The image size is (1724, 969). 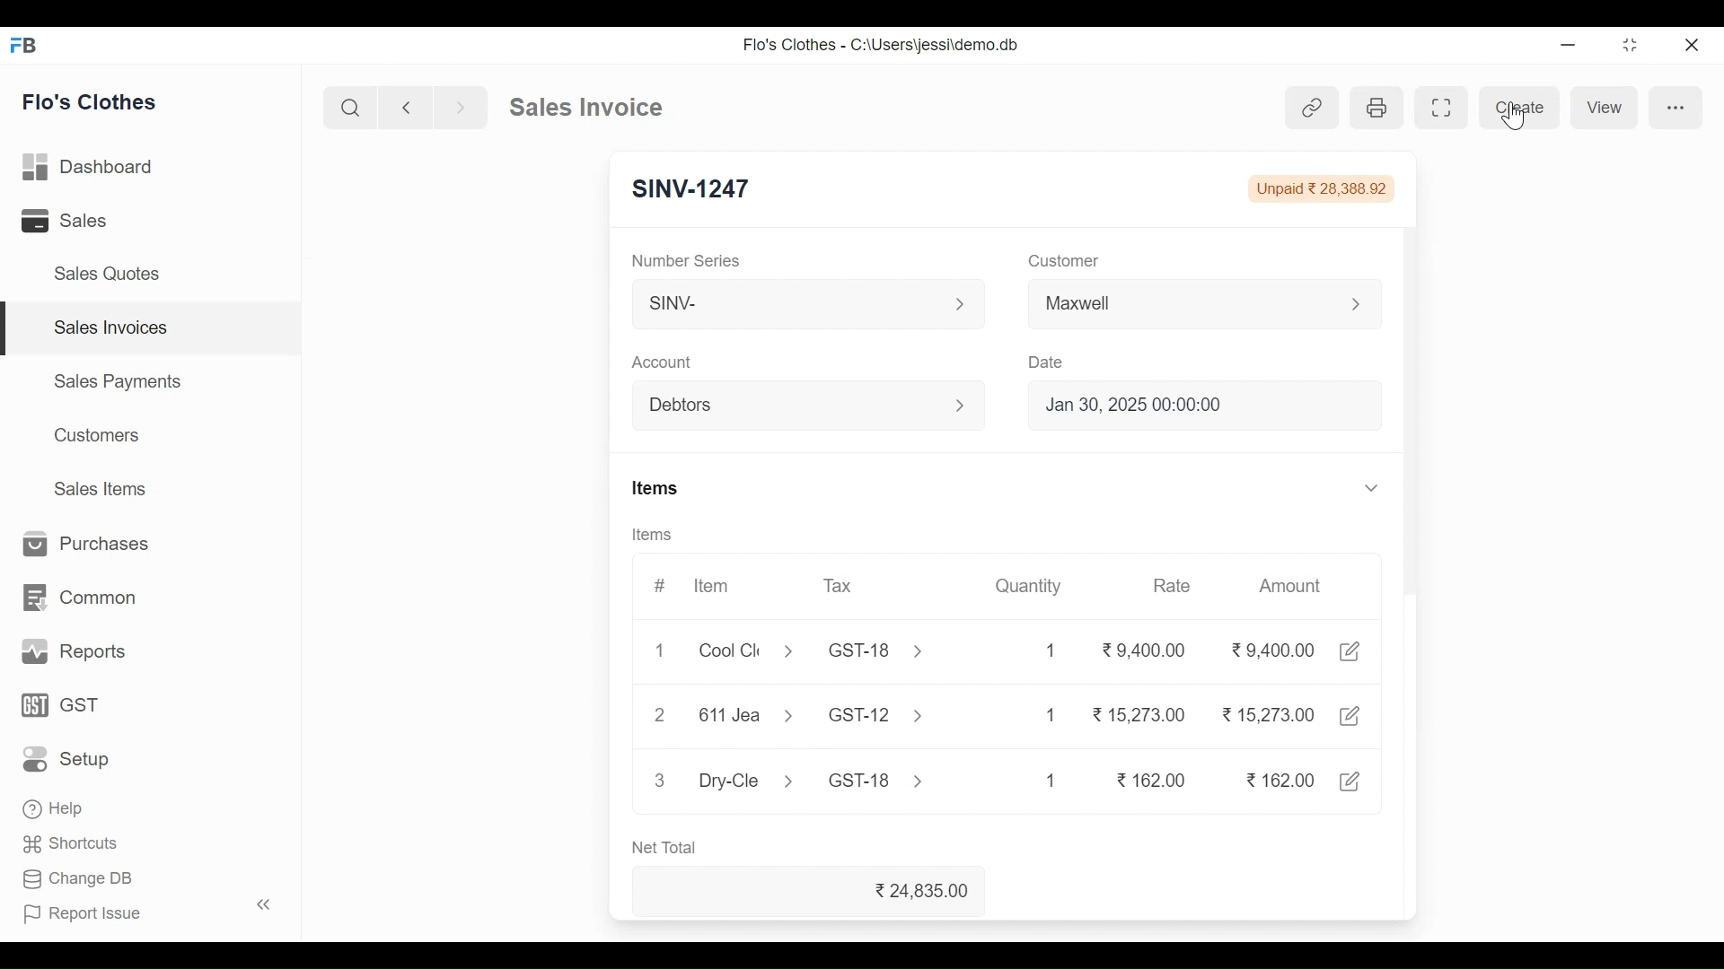 What do you see at coordinates (1208, 404) in the screenshot?
I see `Jan 30, 2025 00:00:00` at bounding box center [1208, 404].